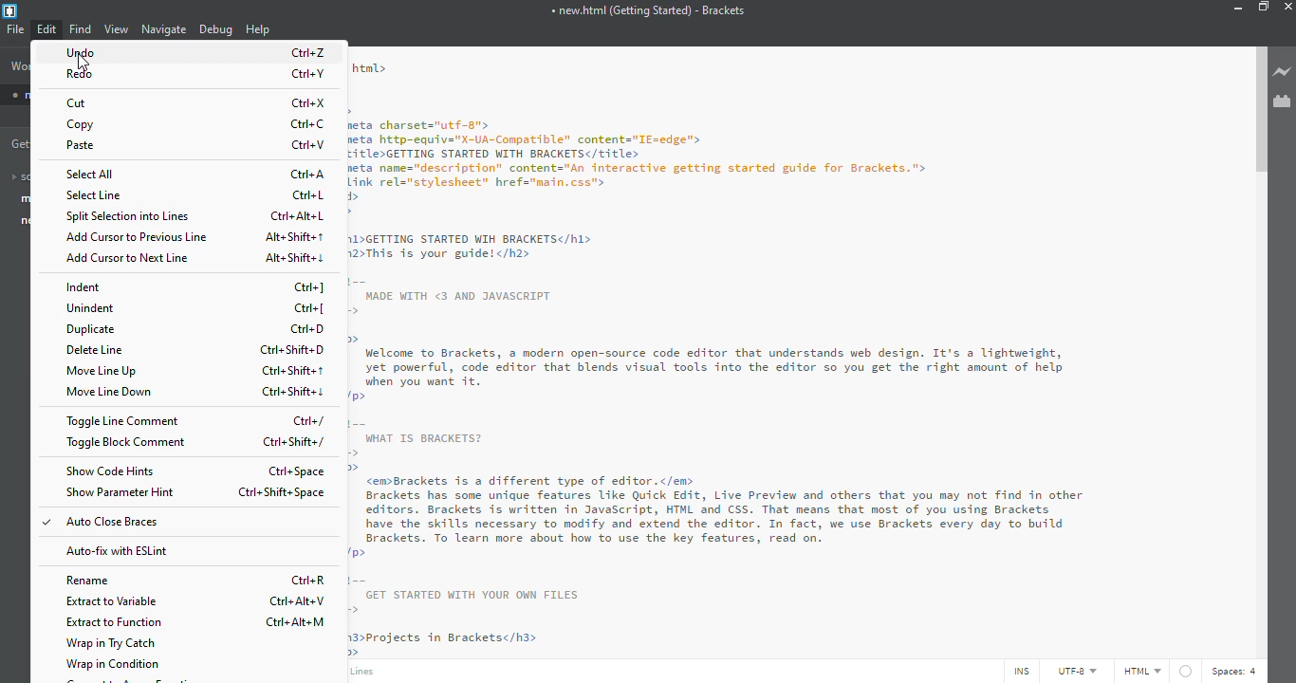  I want to click on minimize, so click(1234, 7).